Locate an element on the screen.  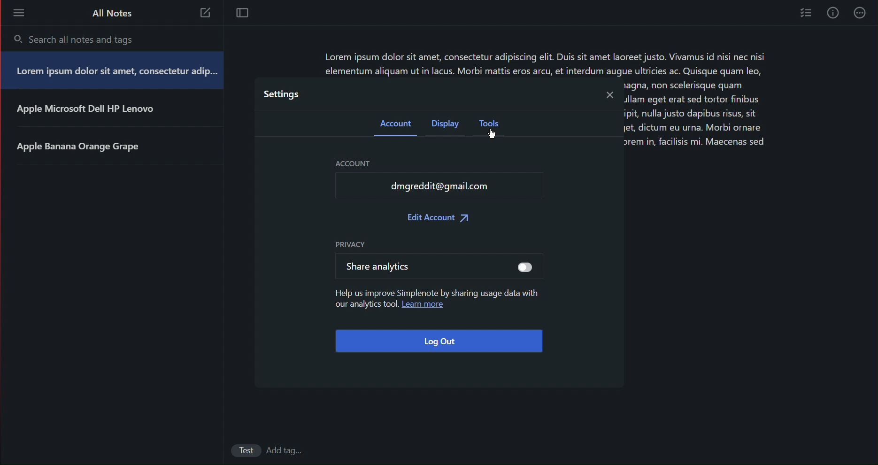
More is located at coordinates (19, 14).